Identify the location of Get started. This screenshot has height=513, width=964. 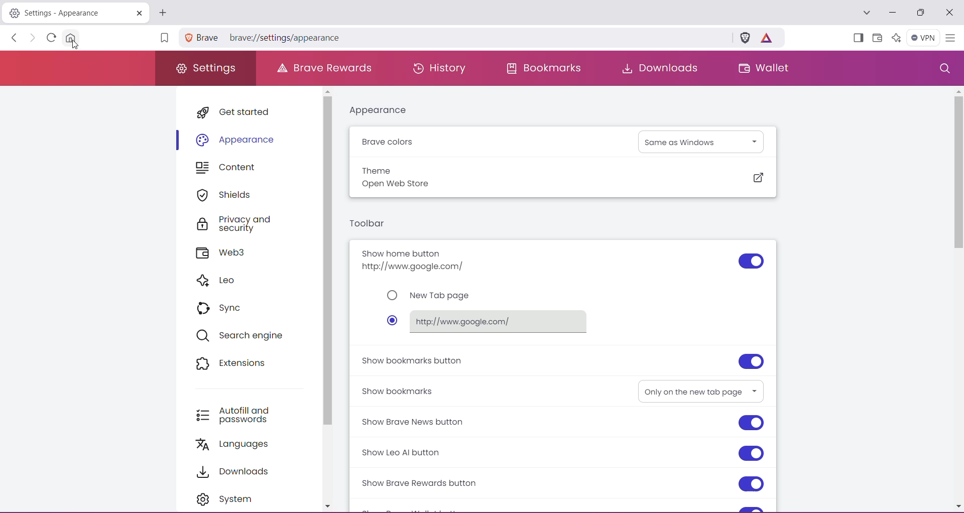
(239, 111).